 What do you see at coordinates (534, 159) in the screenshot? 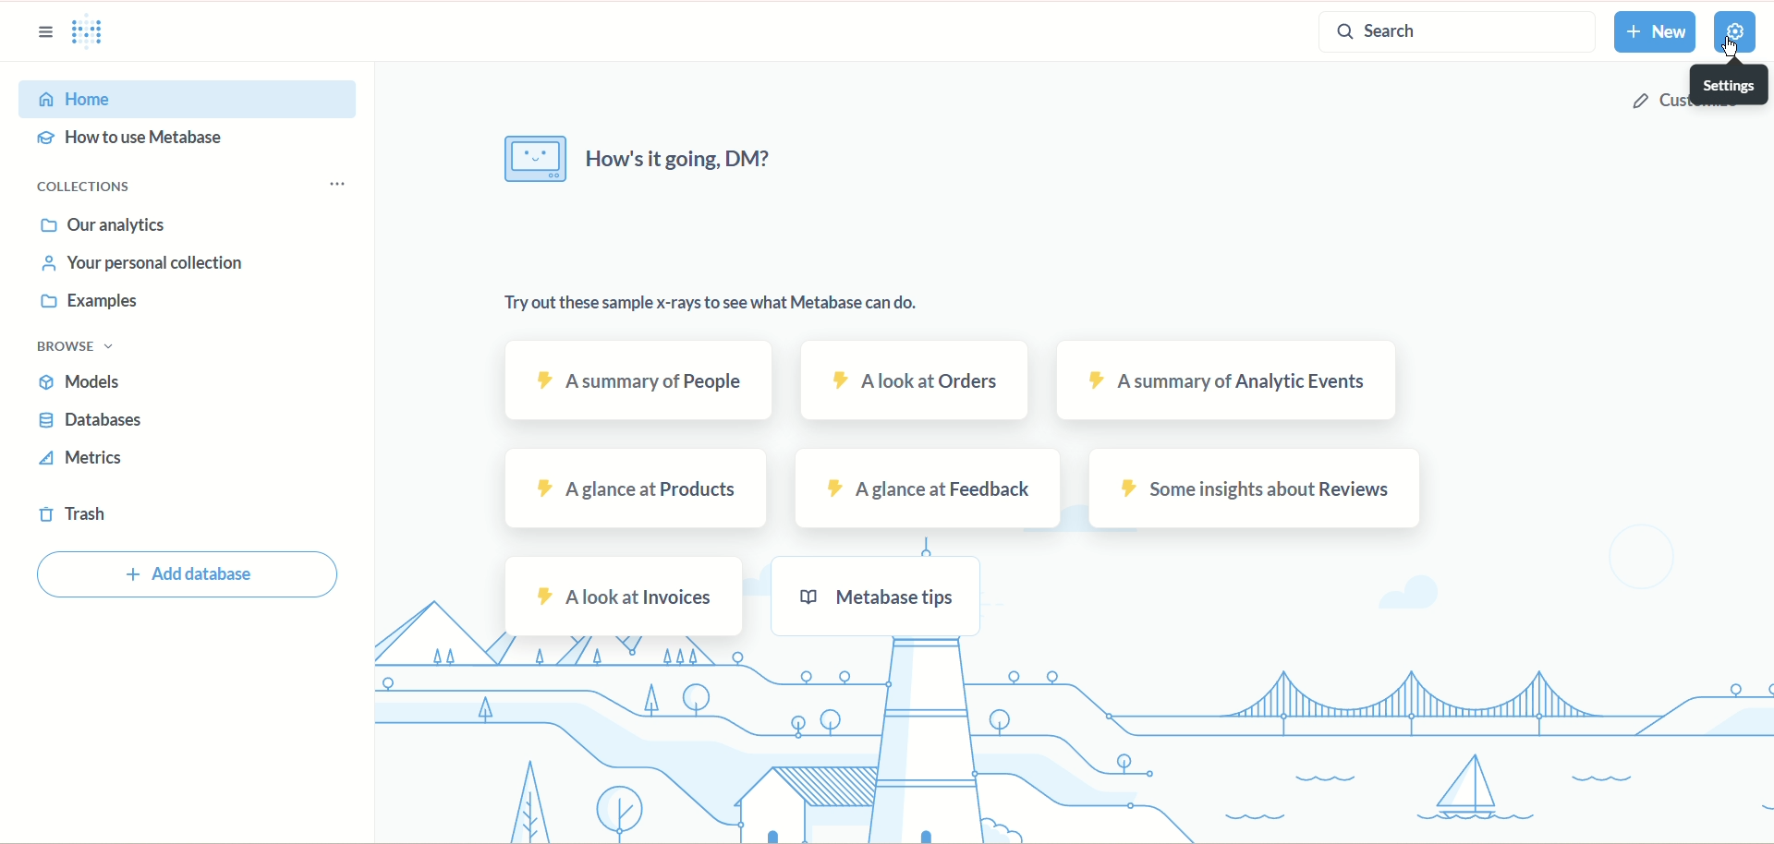
I see `image` at bounding box center [534, 159].